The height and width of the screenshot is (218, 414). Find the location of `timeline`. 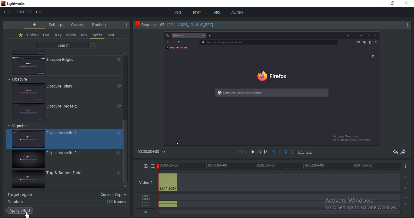

timeline is located at coordinates (279, 166).